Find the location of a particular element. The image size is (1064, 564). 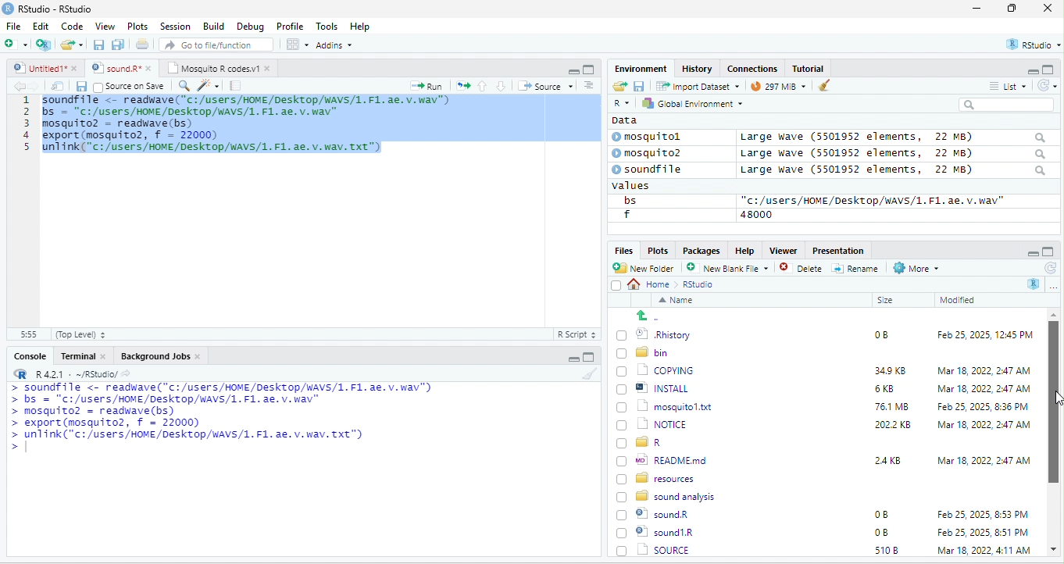

R Script 5 is located at coordinates (577, 334).